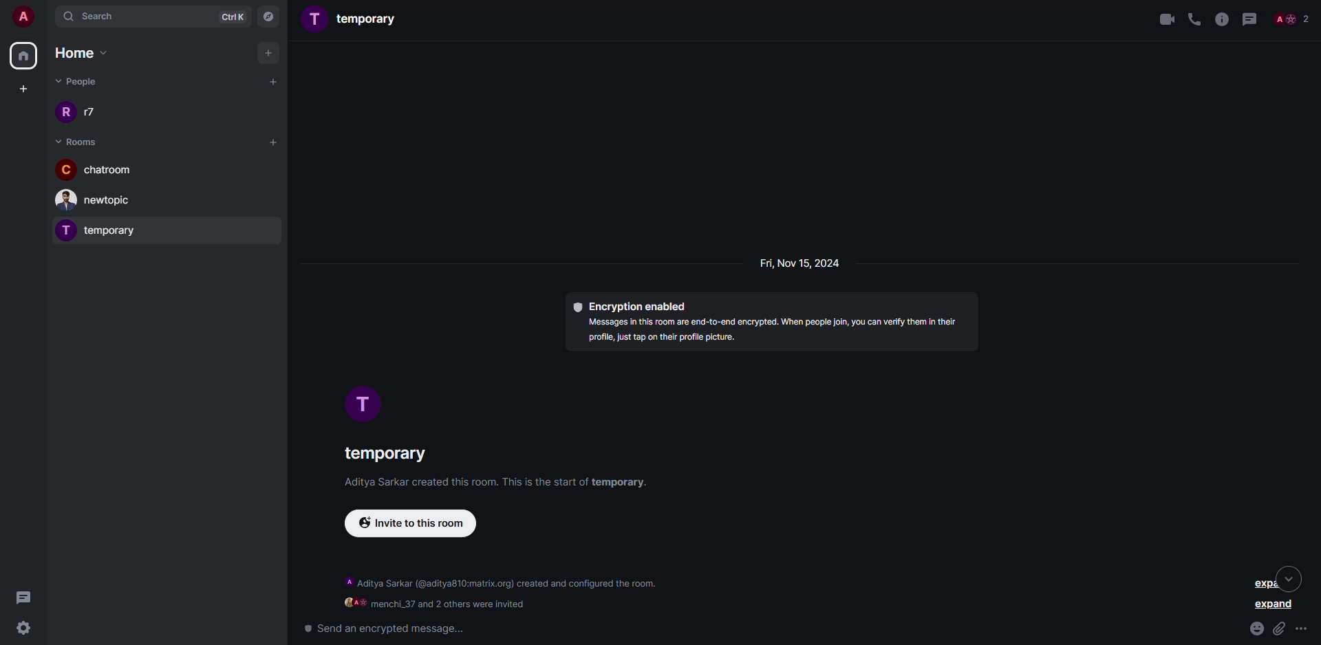 Image resolution: width=1321 pixels, height=645 pixels. What do you see at coordinates (102, 230) in the screenshot?
I see `temporary` at bounding box center [102, 230].